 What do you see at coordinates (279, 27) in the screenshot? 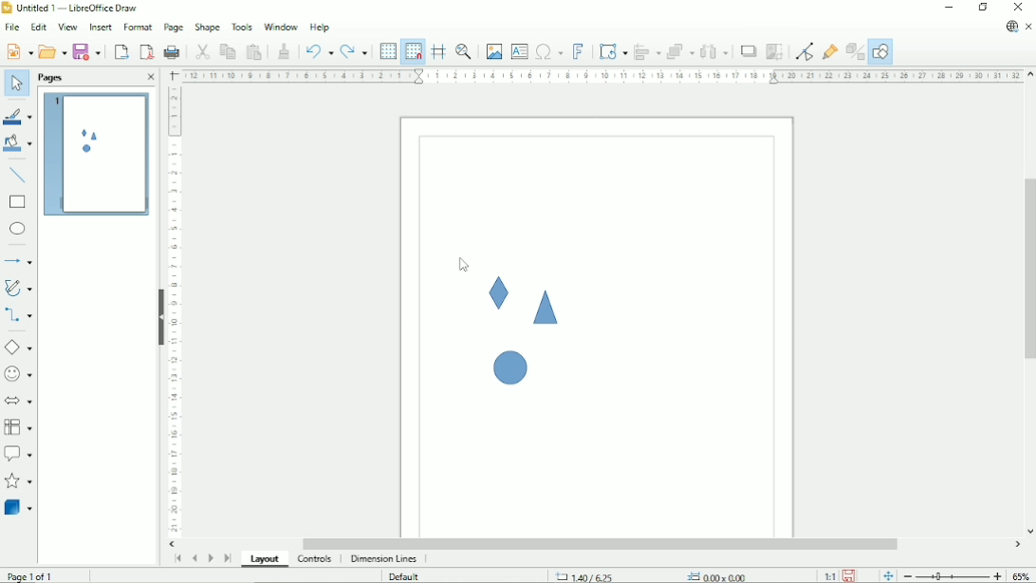
I see `Window` at bounding box center [279, 27].